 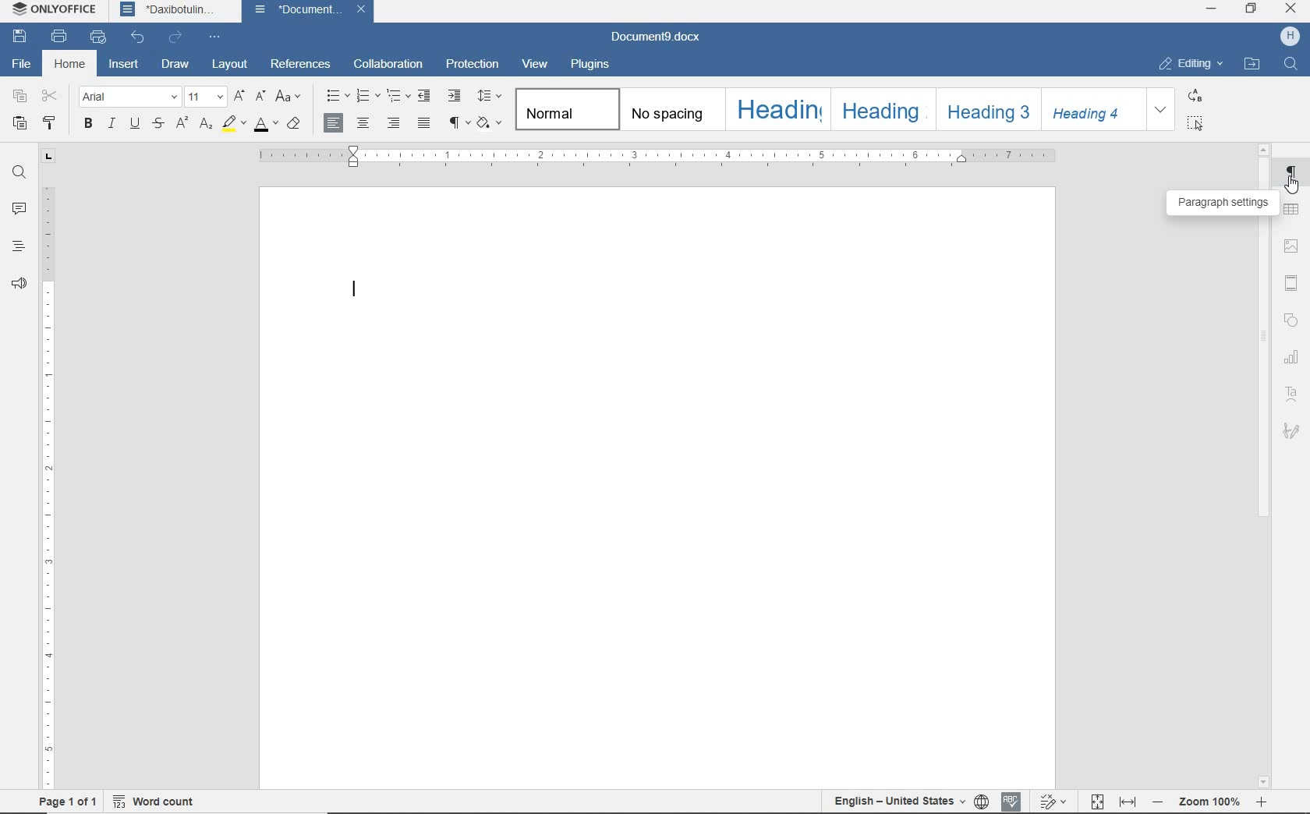 I want to click on clear style, so click(x=296, y=124).